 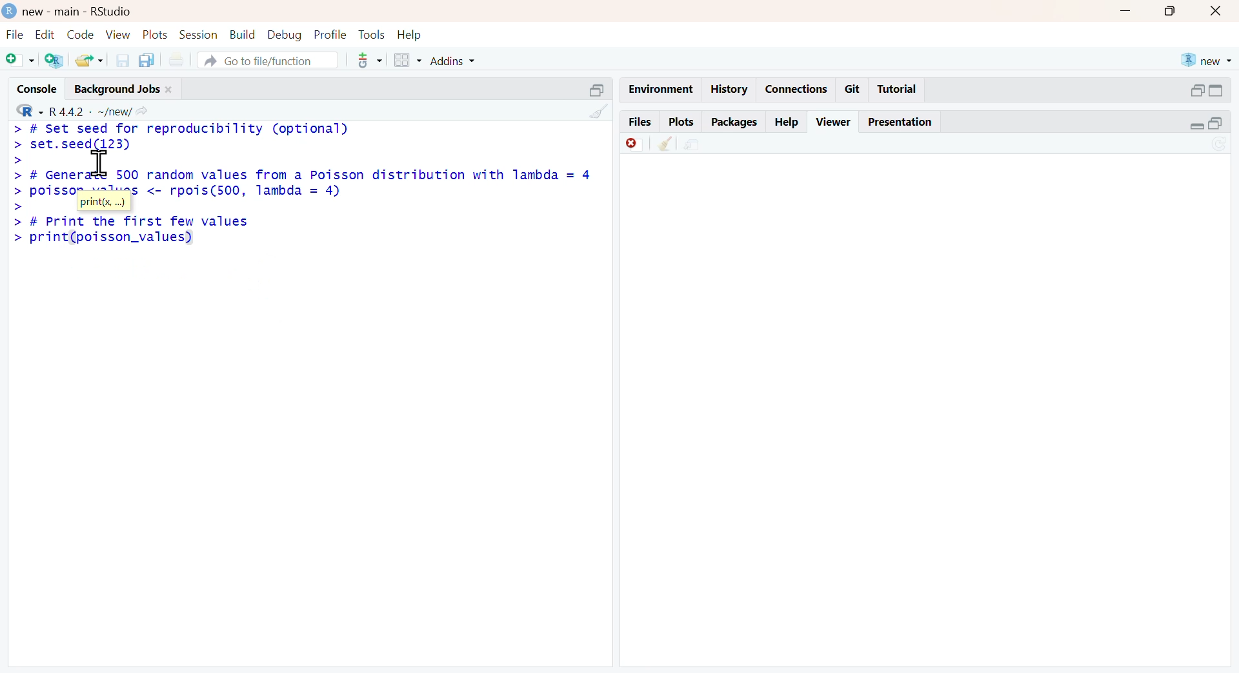 I want to click on help, so click(x=786, y=122).